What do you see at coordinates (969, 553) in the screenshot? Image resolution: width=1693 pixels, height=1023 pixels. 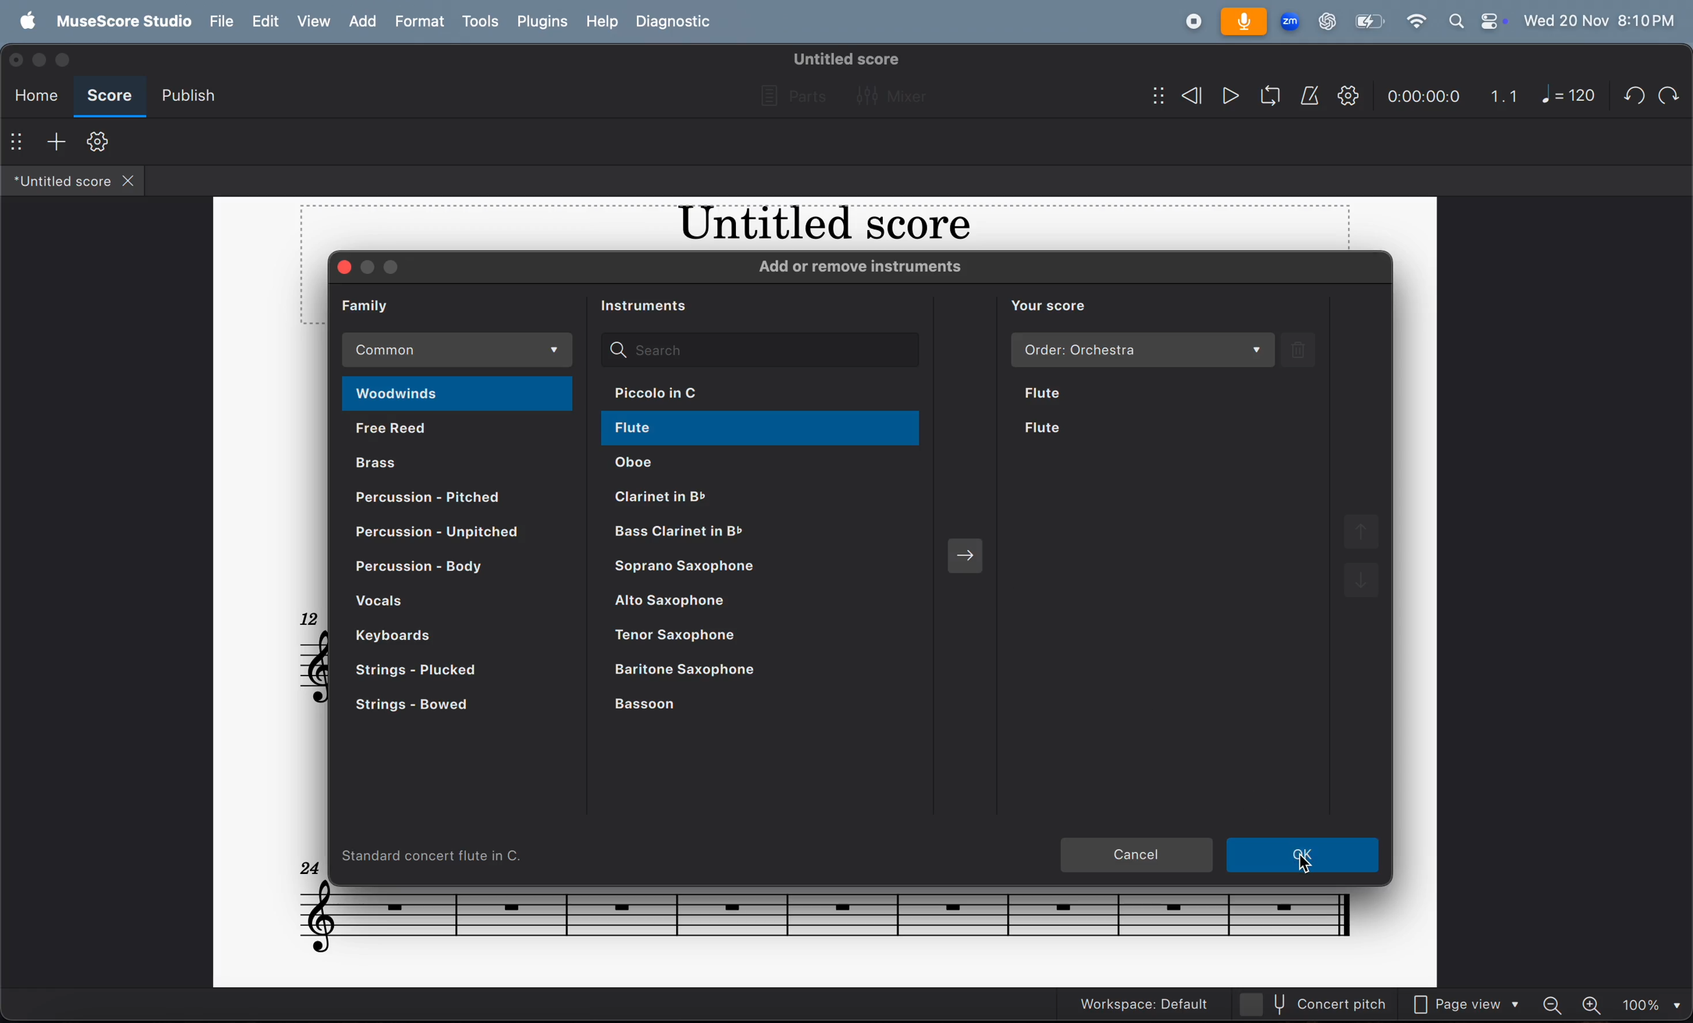 I see `add selected instruments to score` at bounding box center [969, 553].